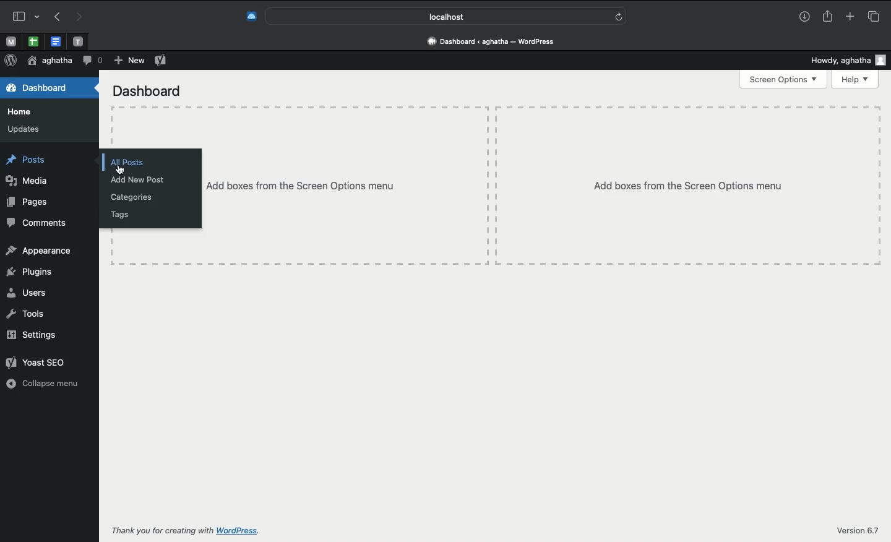  Describe the element at coordinates (92, 59) in the screenshot. I see `Comment` at that location.